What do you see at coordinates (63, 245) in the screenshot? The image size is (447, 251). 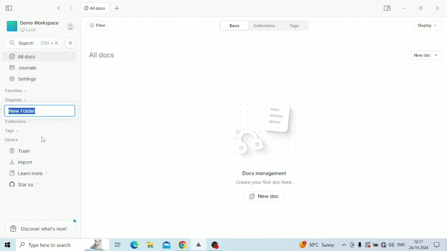 I see `Type here to search` at bounding box center [63, 245].